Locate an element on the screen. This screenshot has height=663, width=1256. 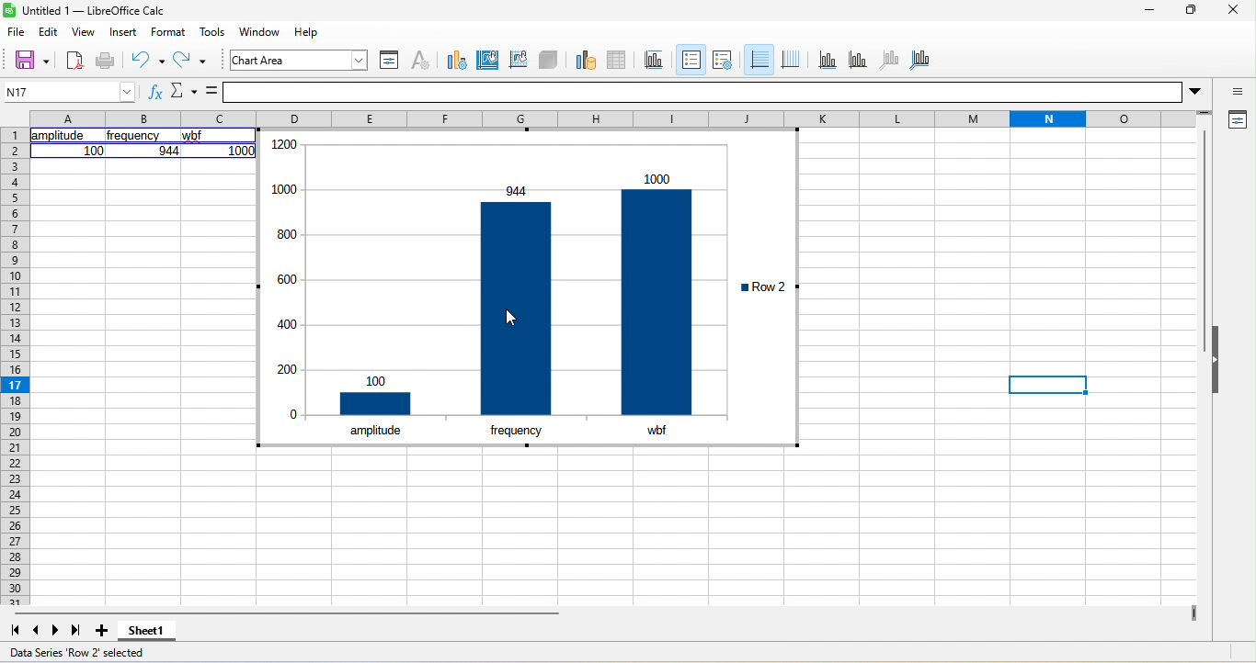
close is located at coordinates (1229, 12).